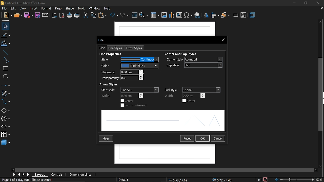 The height and width of the screenshot is (182, 324). Describe the element at coordinates (103, 48) in the screenshot. I see `line` at that location.